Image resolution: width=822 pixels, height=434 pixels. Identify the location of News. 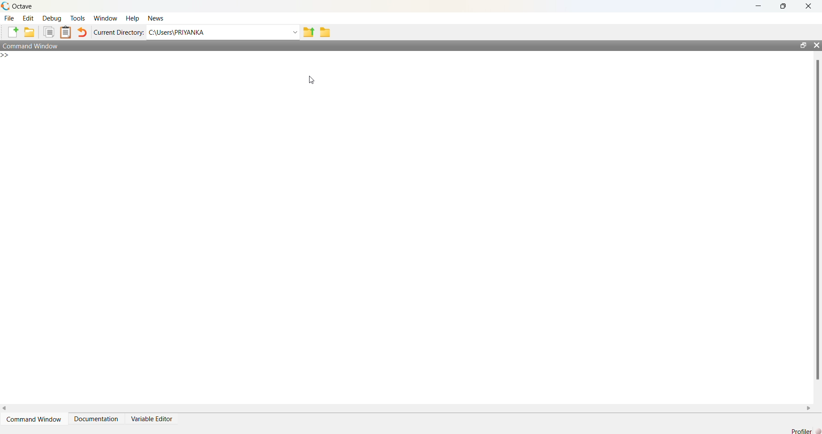
(155, 18).